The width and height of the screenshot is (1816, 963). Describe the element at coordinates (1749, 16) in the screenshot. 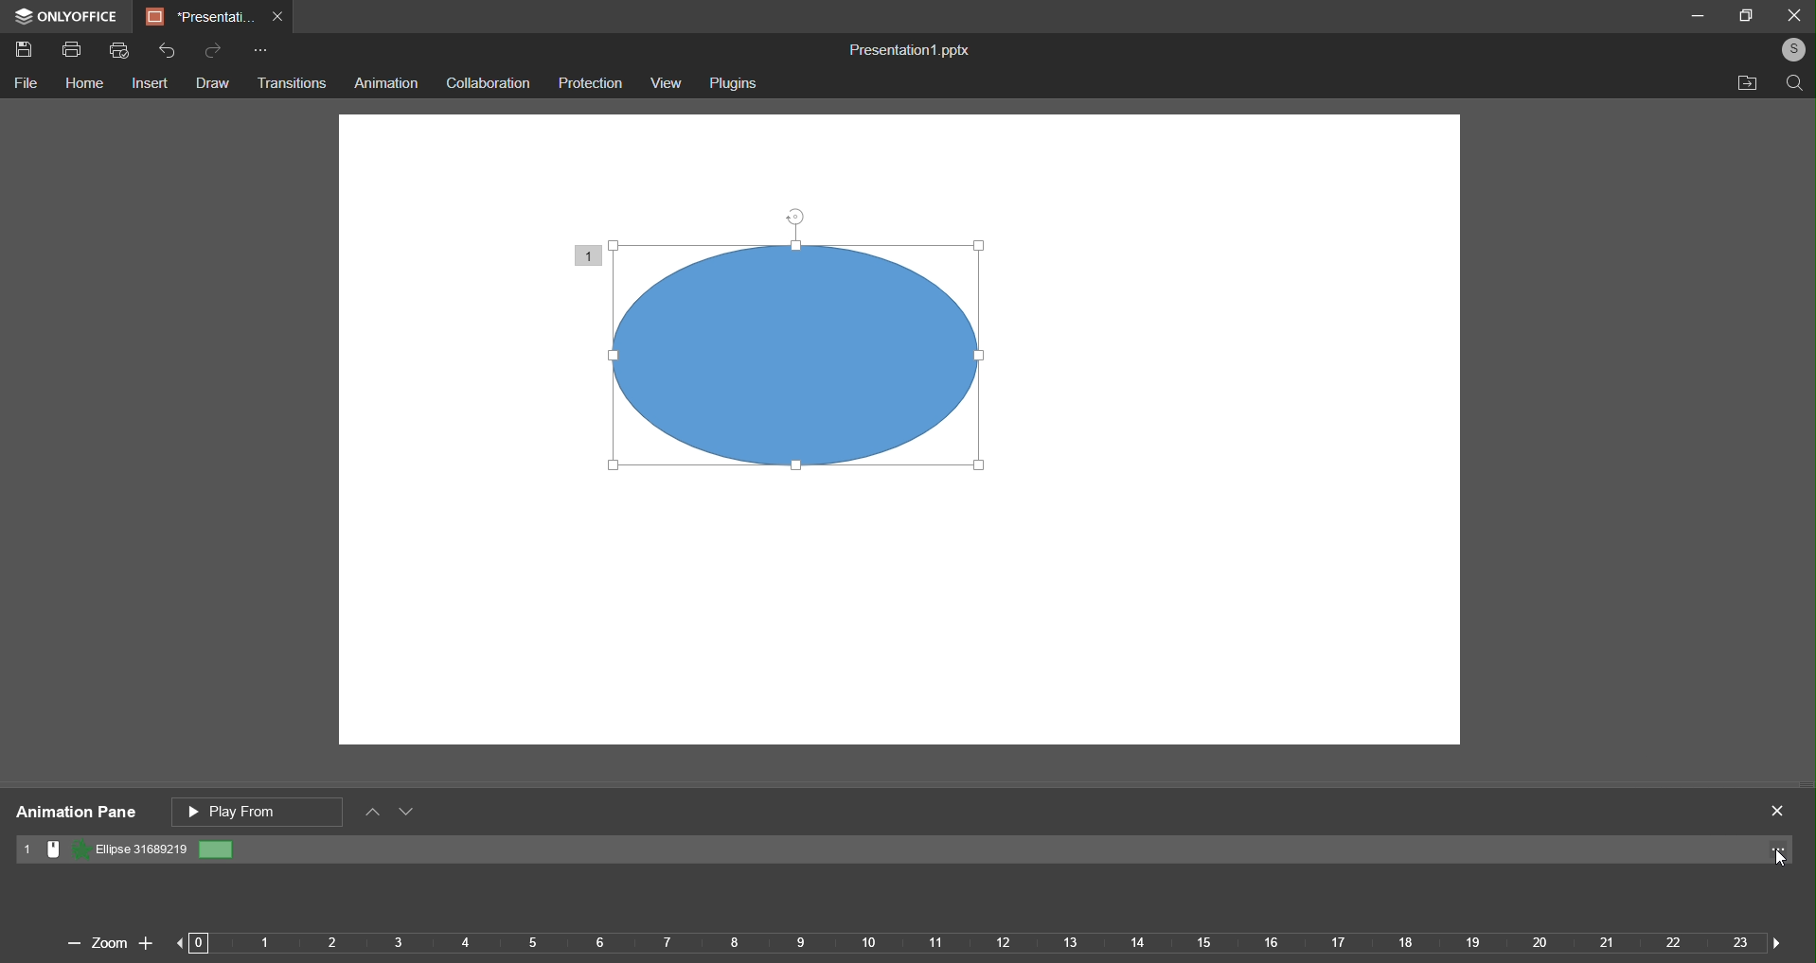

I see `maximize` at that location.